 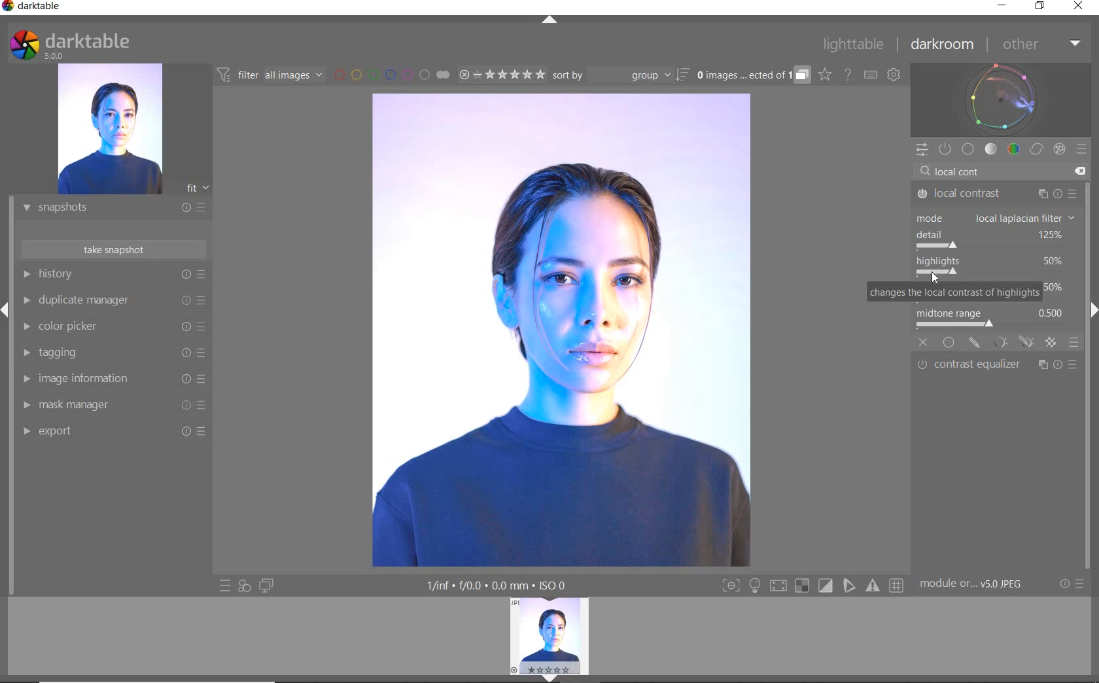 What do you see at coordinates (943, 45) in the screenshot?
I see `DARKROOM` at bounding box center [943, 45].